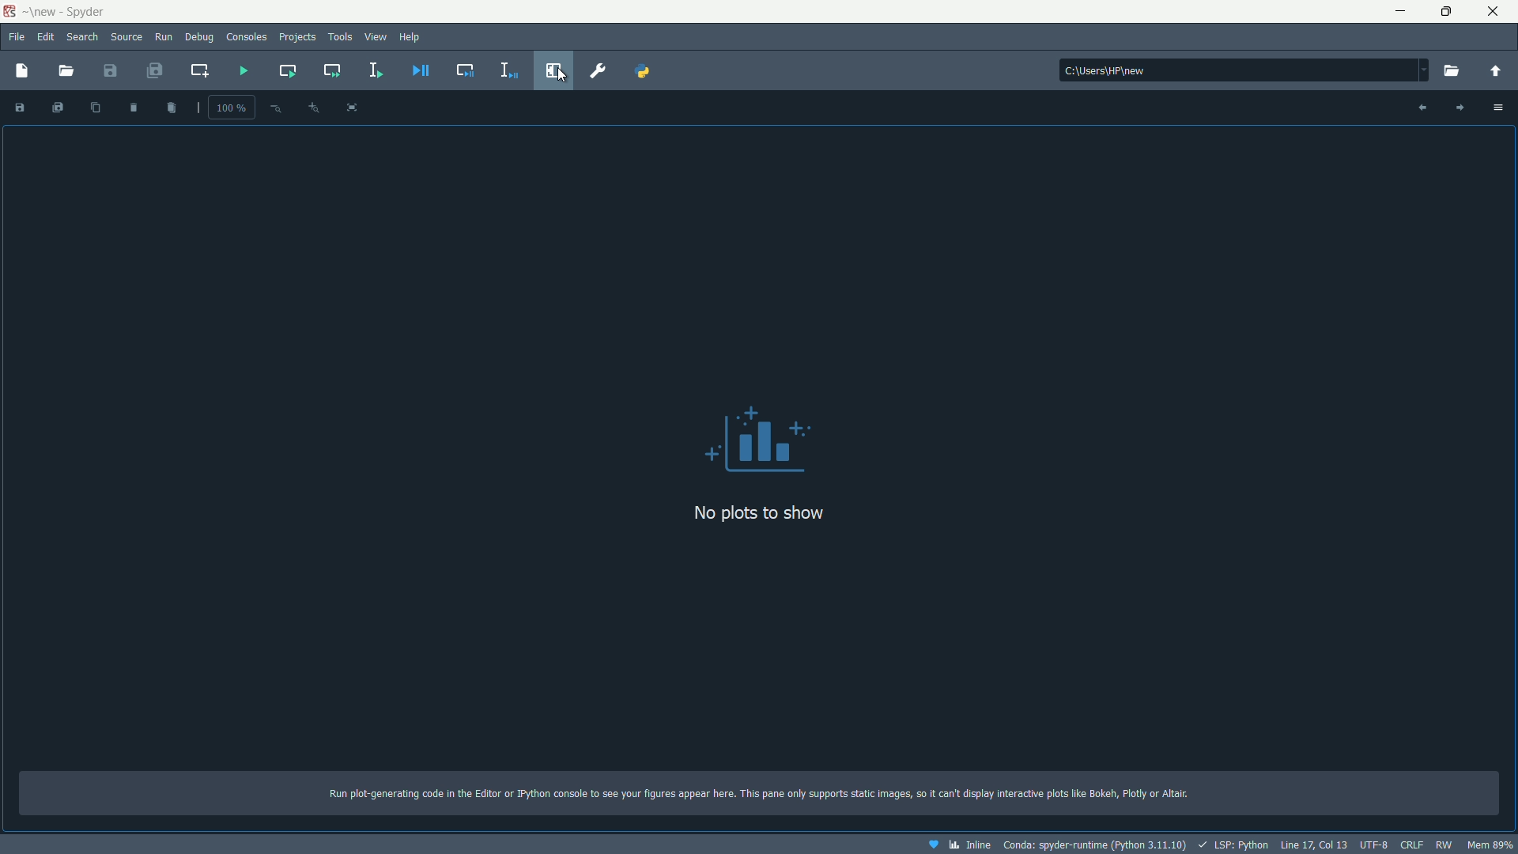 The width and height of the screenshot is (1518, 854). Describe the element at coordinates (556, 70) in the screenshot. I see `restore pane` at that location.